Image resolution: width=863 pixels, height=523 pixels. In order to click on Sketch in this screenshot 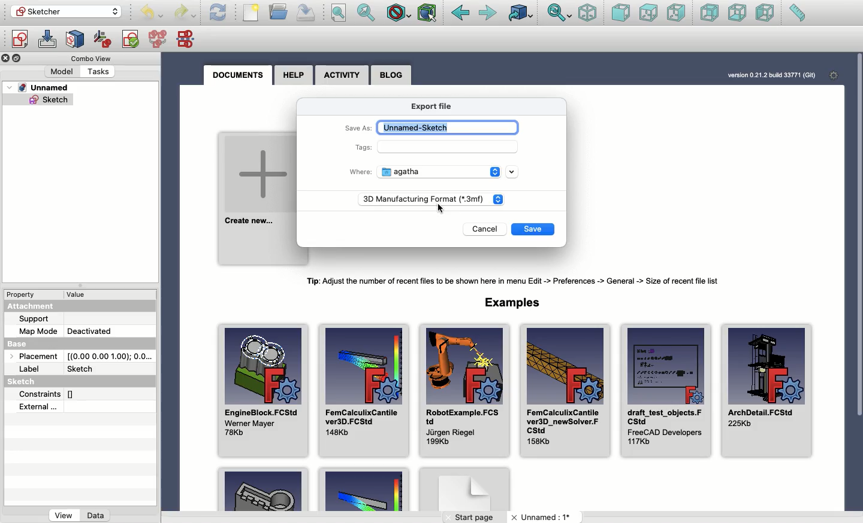, I will do `click(40, 101)`.